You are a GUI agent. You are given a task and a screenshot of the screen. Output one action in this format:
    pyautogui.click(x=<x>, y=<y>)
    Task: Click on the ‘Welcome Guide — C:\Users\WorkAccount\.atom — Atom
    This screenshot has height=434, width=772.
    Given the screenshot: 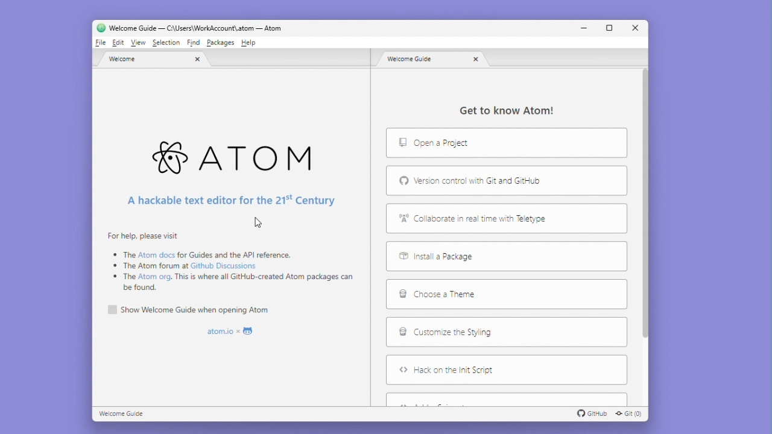 What is the action you would take?
    pyautogui.click(x=191, y=27)
    